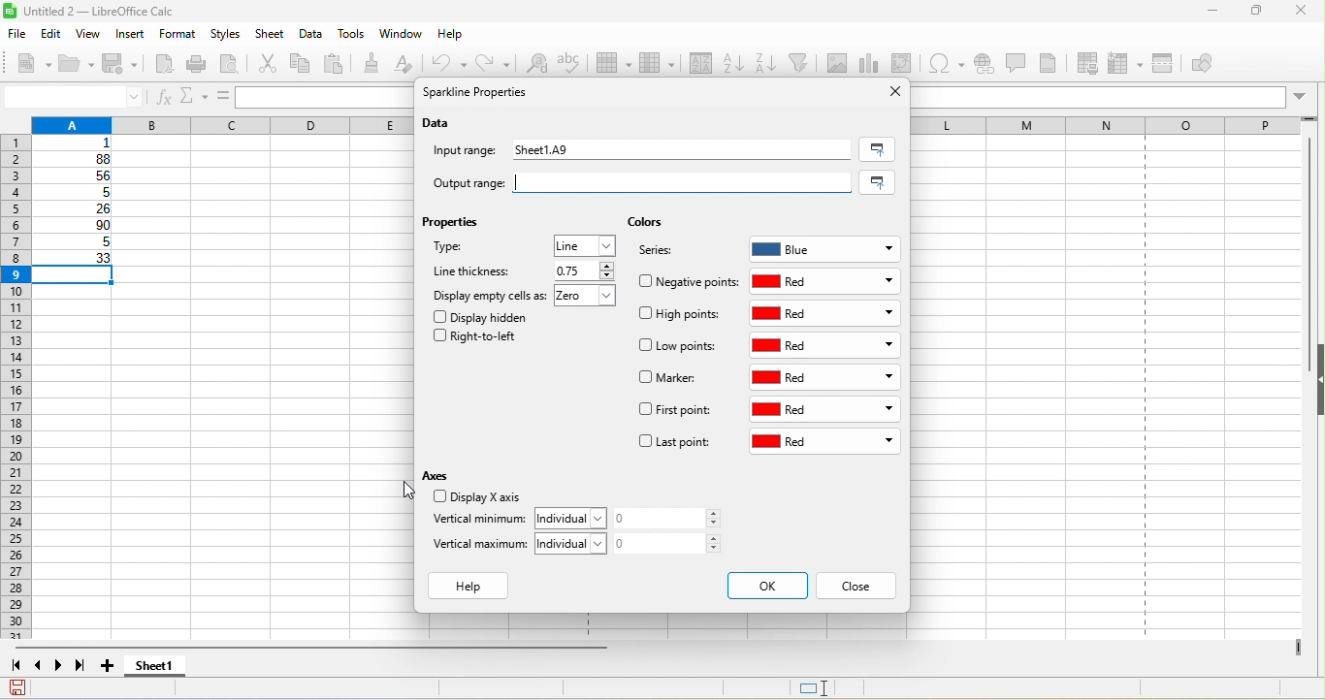  I want to click on output range, so click(460, 180).